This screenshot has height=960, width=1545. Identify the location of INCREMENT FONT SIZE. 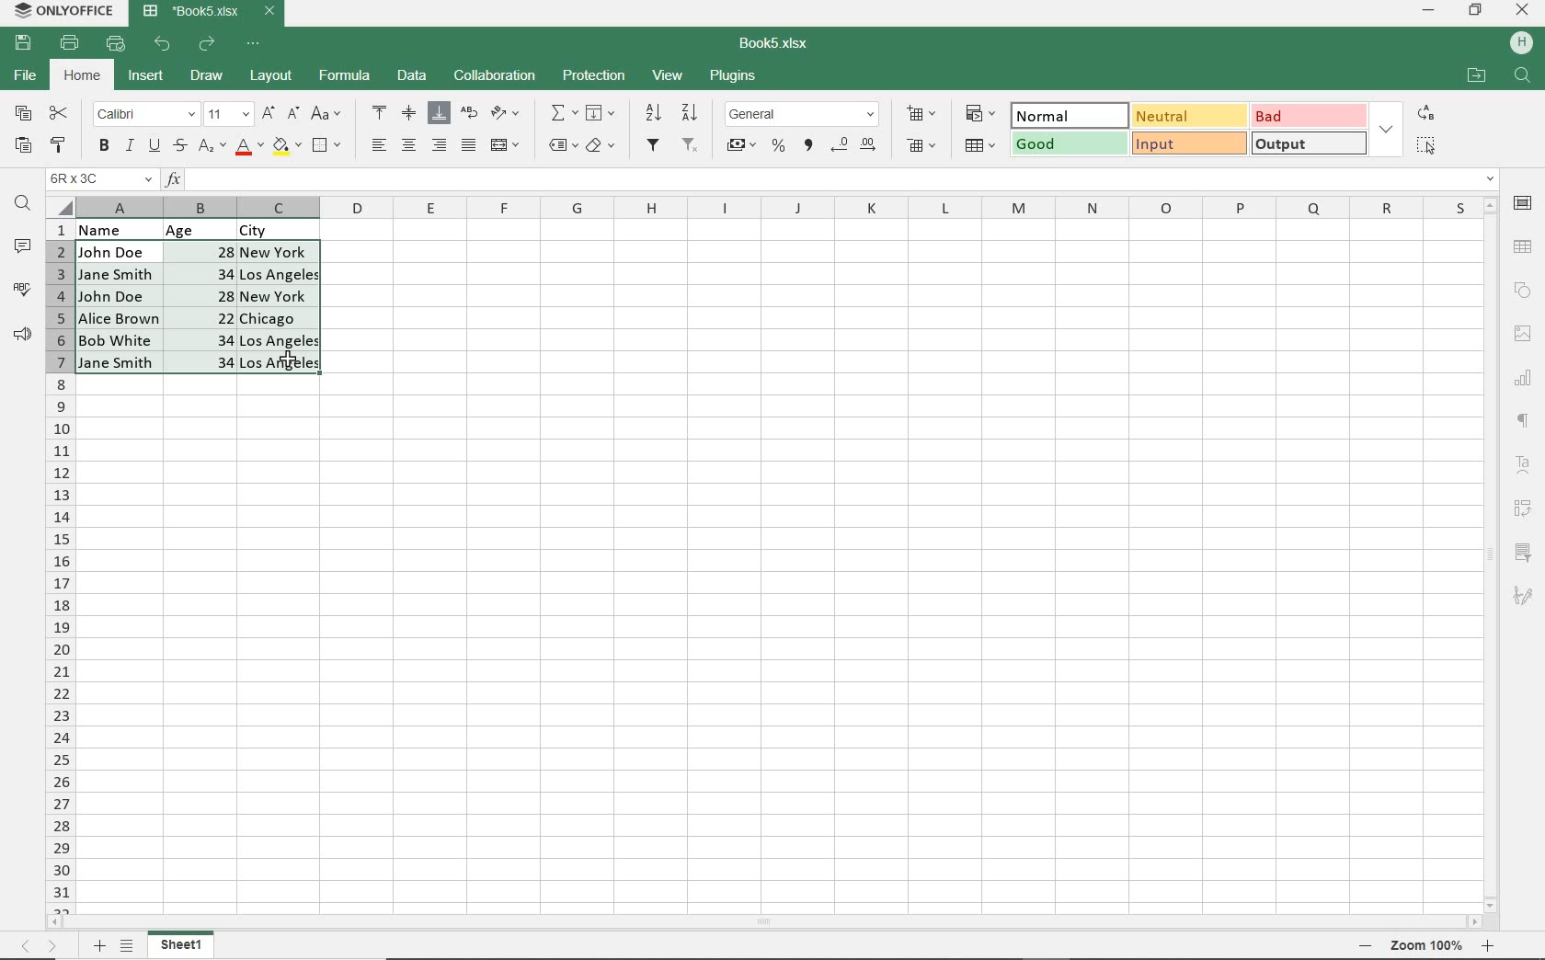
(269, 113).